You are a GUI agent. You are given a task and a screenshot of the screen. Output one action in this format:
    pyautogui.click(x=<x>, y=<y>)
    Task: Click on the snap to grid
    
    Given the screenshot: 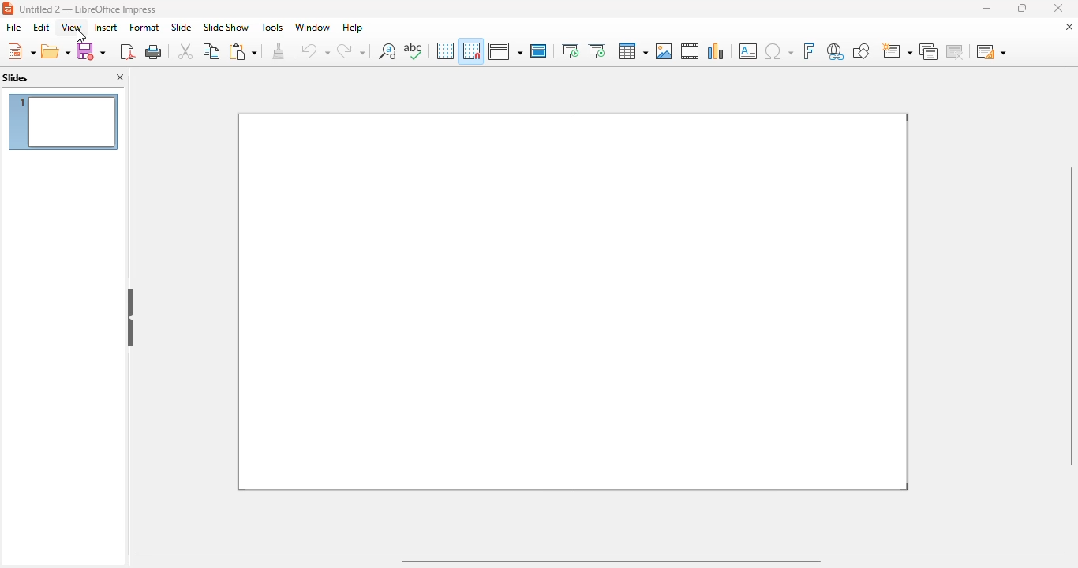 What is the action you would take?
    pyautogui.click(x=471, y=50)
    